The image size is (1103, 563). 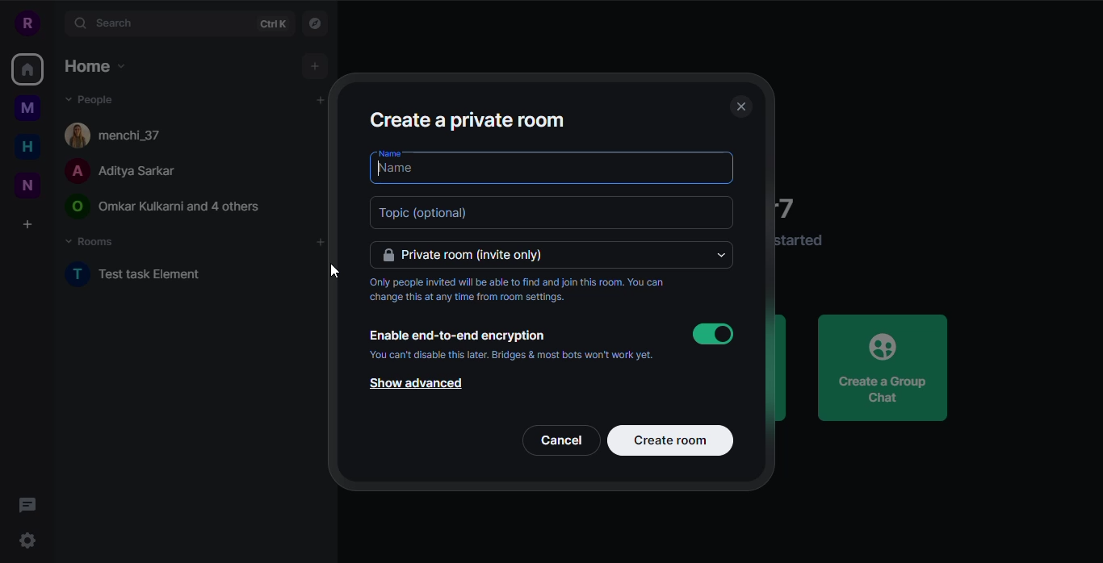 What do you see at coordinates (564, 440) in the screenshot?
I see `cancel` at bounding box center [564, 440].